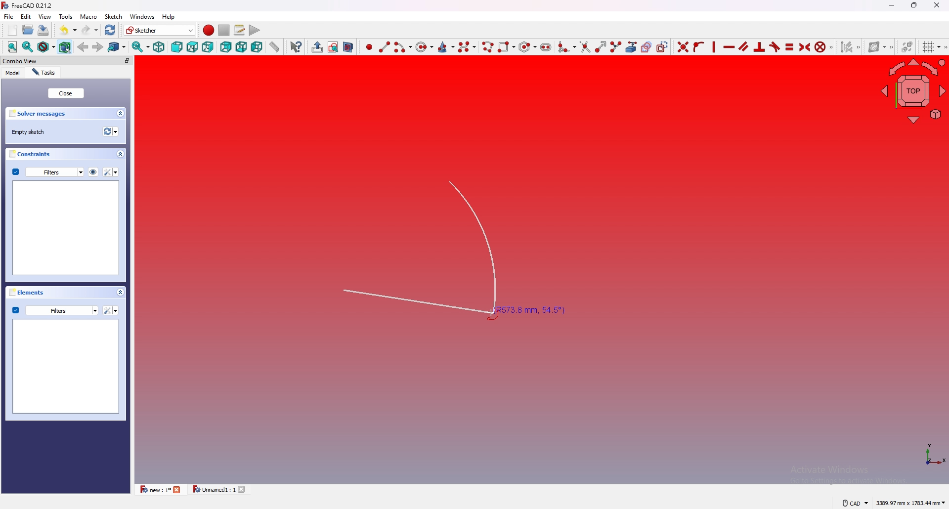 This screenshot has height=509, width=949. Describe the element at coordinates (68, 30) in the screenshot. I see `undo` at that location.